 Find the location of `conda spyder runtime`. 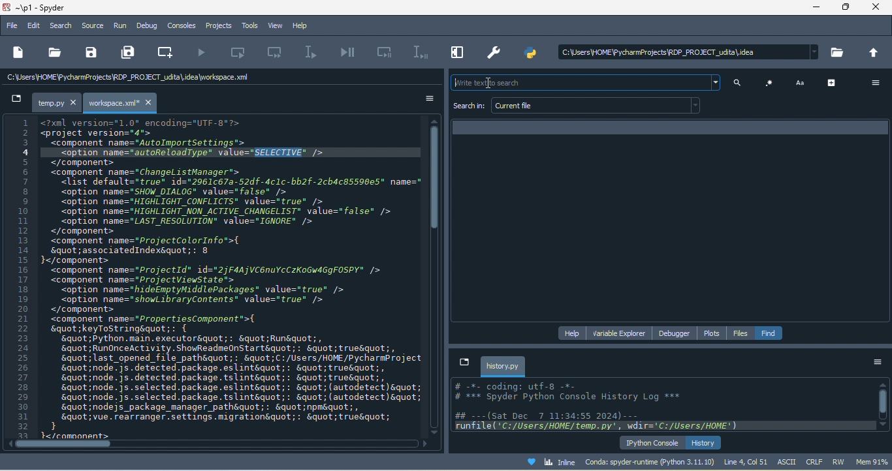

conda spyder runtime is located at coordinates (650, 462).